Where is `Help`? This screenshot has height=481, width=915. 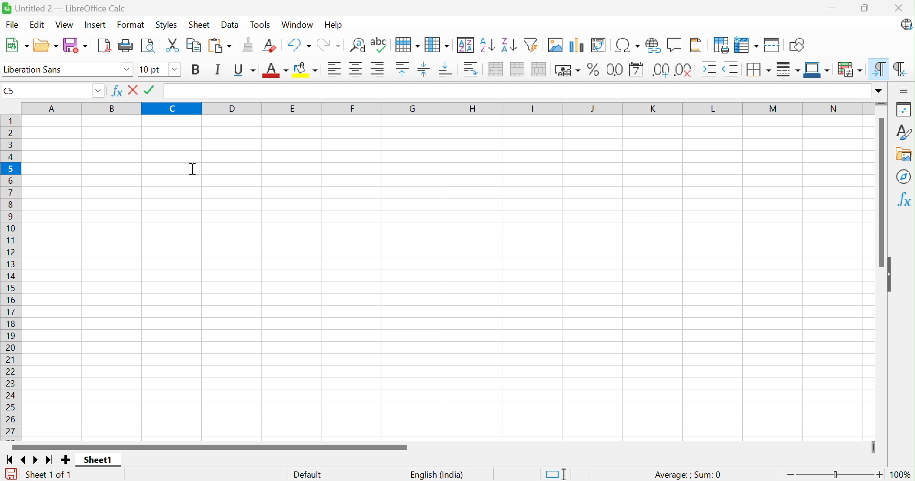 Help is located at coordinates (333, 24).